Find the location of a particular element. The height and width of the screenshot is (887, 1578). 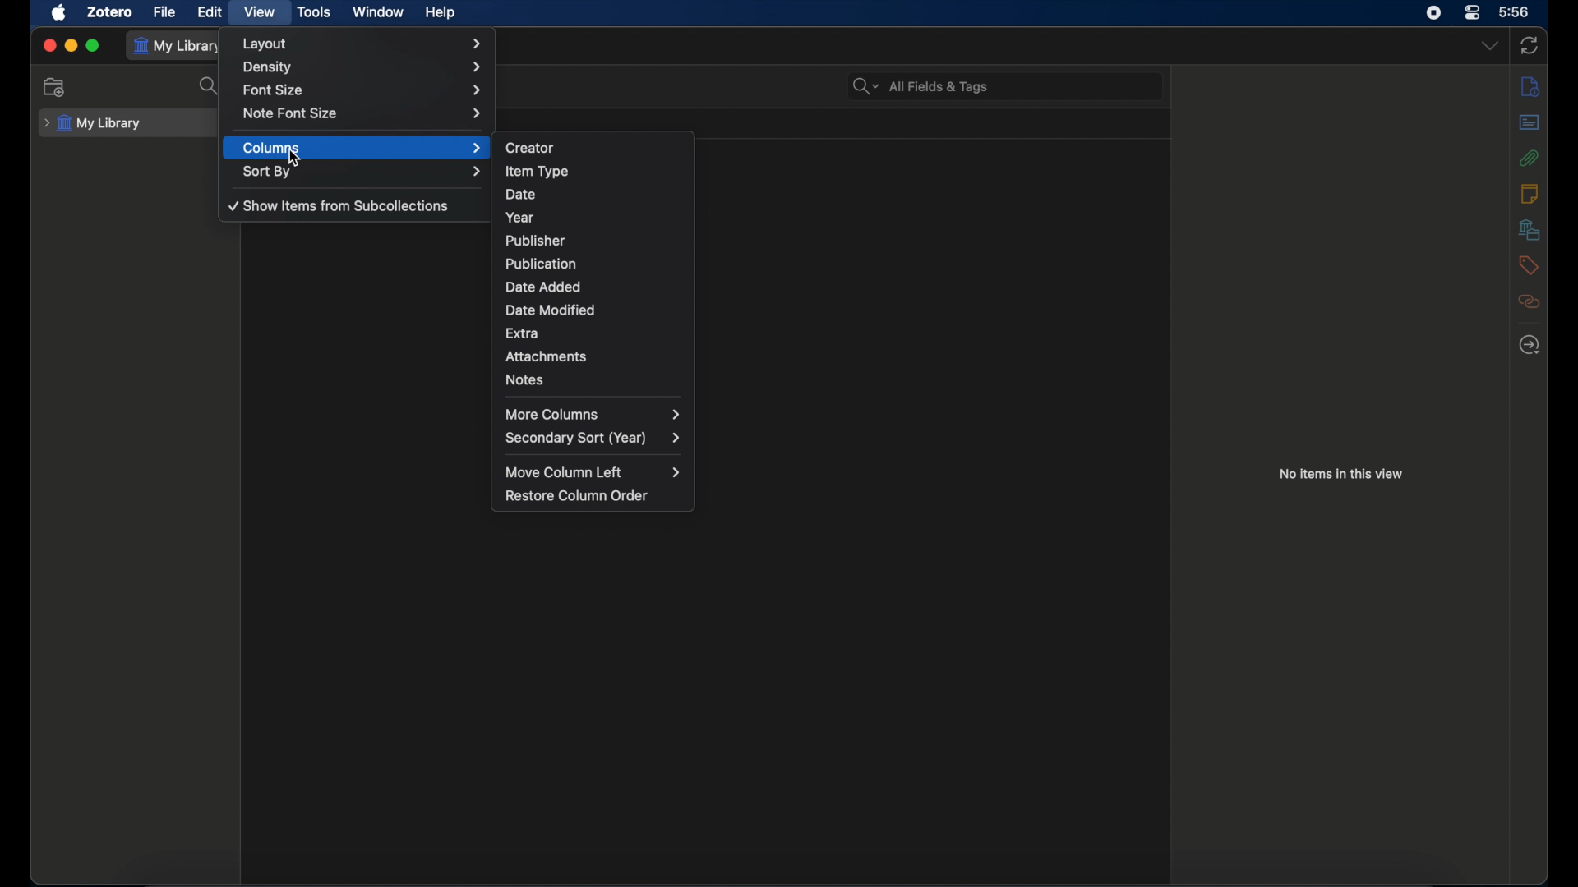

date is located at coordinates (593, 194).